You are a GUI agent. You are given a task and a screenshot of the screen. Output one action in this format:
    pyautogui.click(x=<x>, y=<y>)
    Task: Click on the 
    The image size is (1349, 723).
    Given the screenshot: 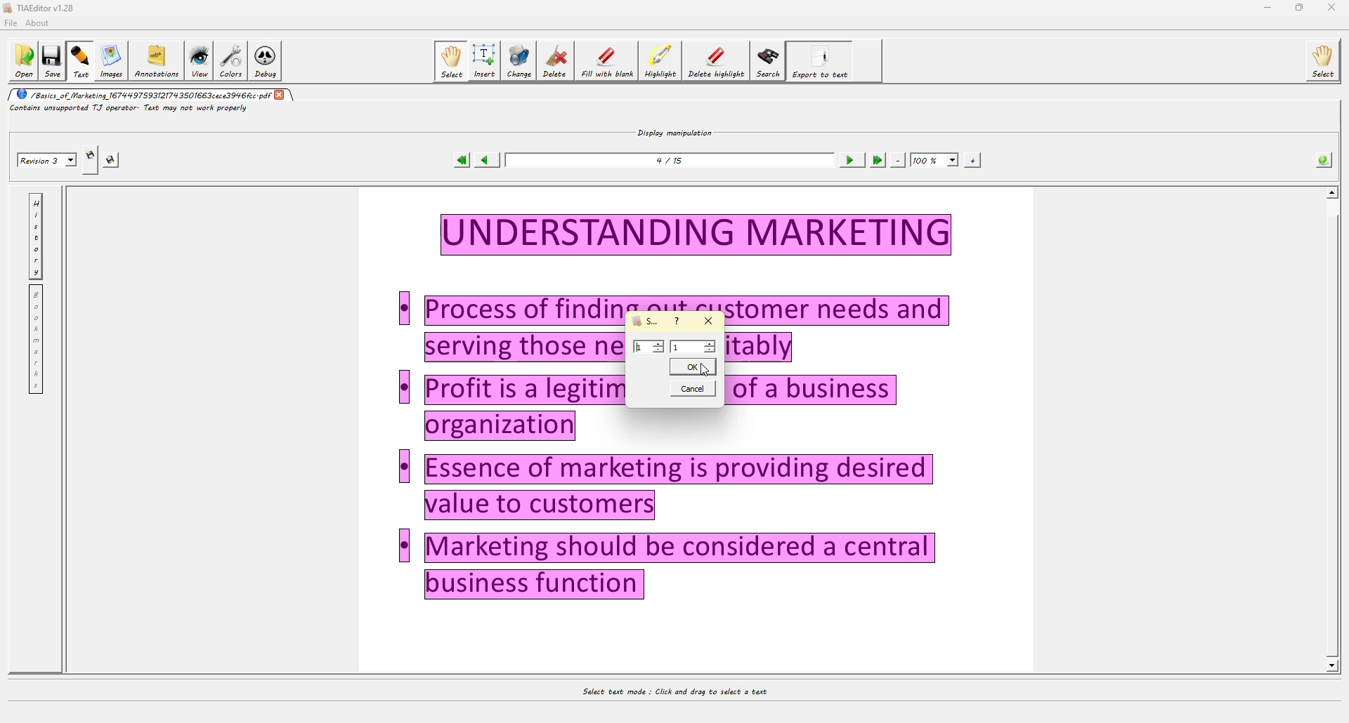 What is the action you would take?
    pyautogui.click(x=1334, y=10)
    